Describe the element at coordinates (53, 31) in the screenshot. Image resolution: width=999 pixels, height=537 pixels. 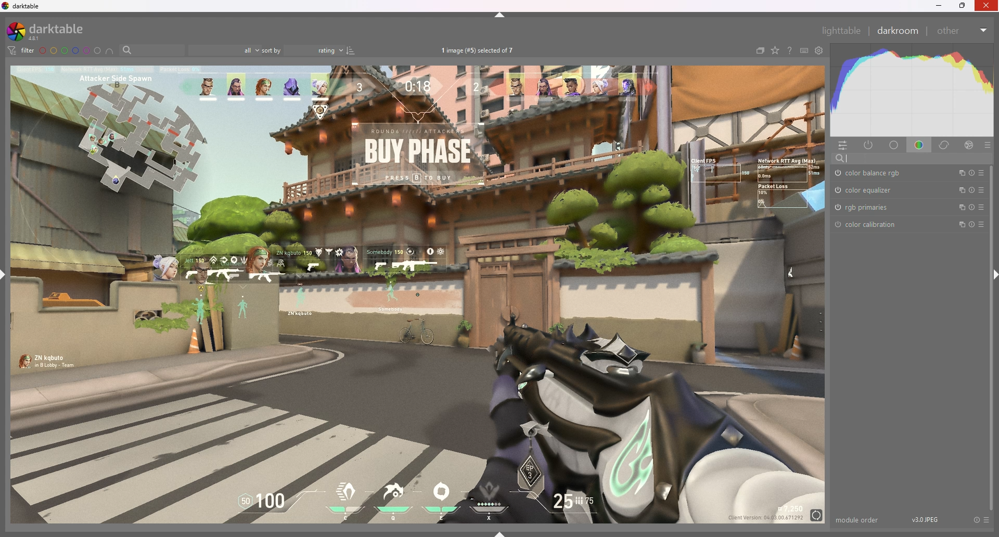
I see `darktable` at that location.